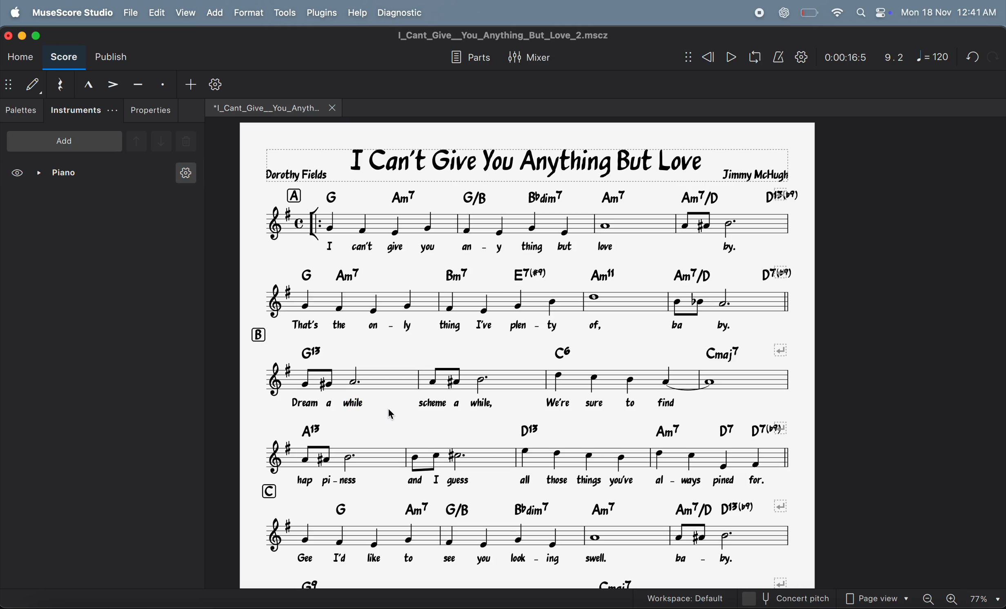 This screenshot has width=1006, height=609. I want to click on notes, so click(525, 536).